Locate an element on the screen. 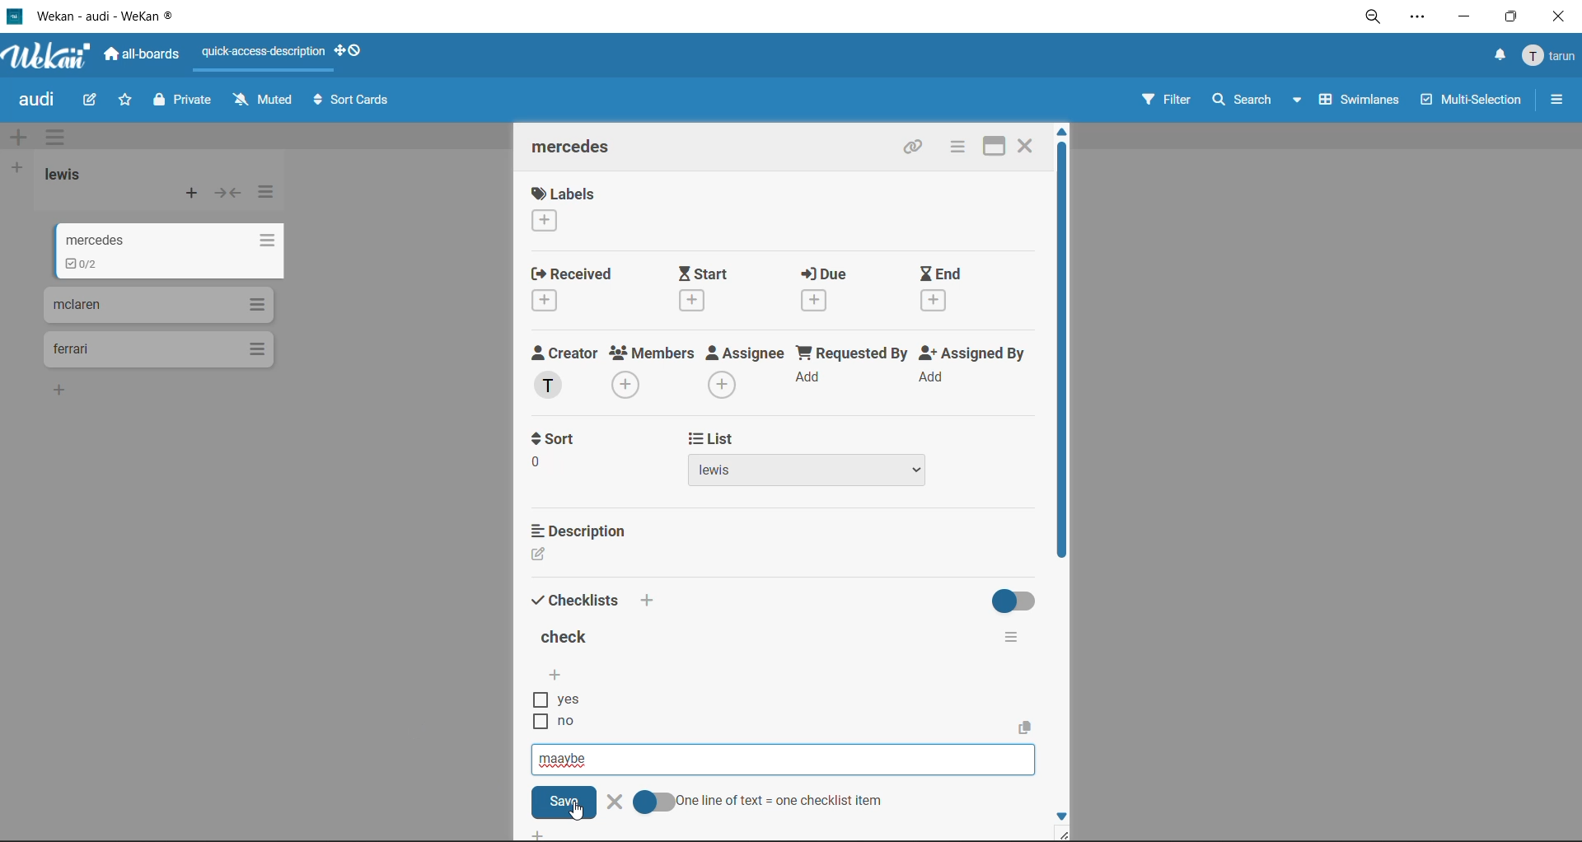  list is located at coordinates (845, 438).